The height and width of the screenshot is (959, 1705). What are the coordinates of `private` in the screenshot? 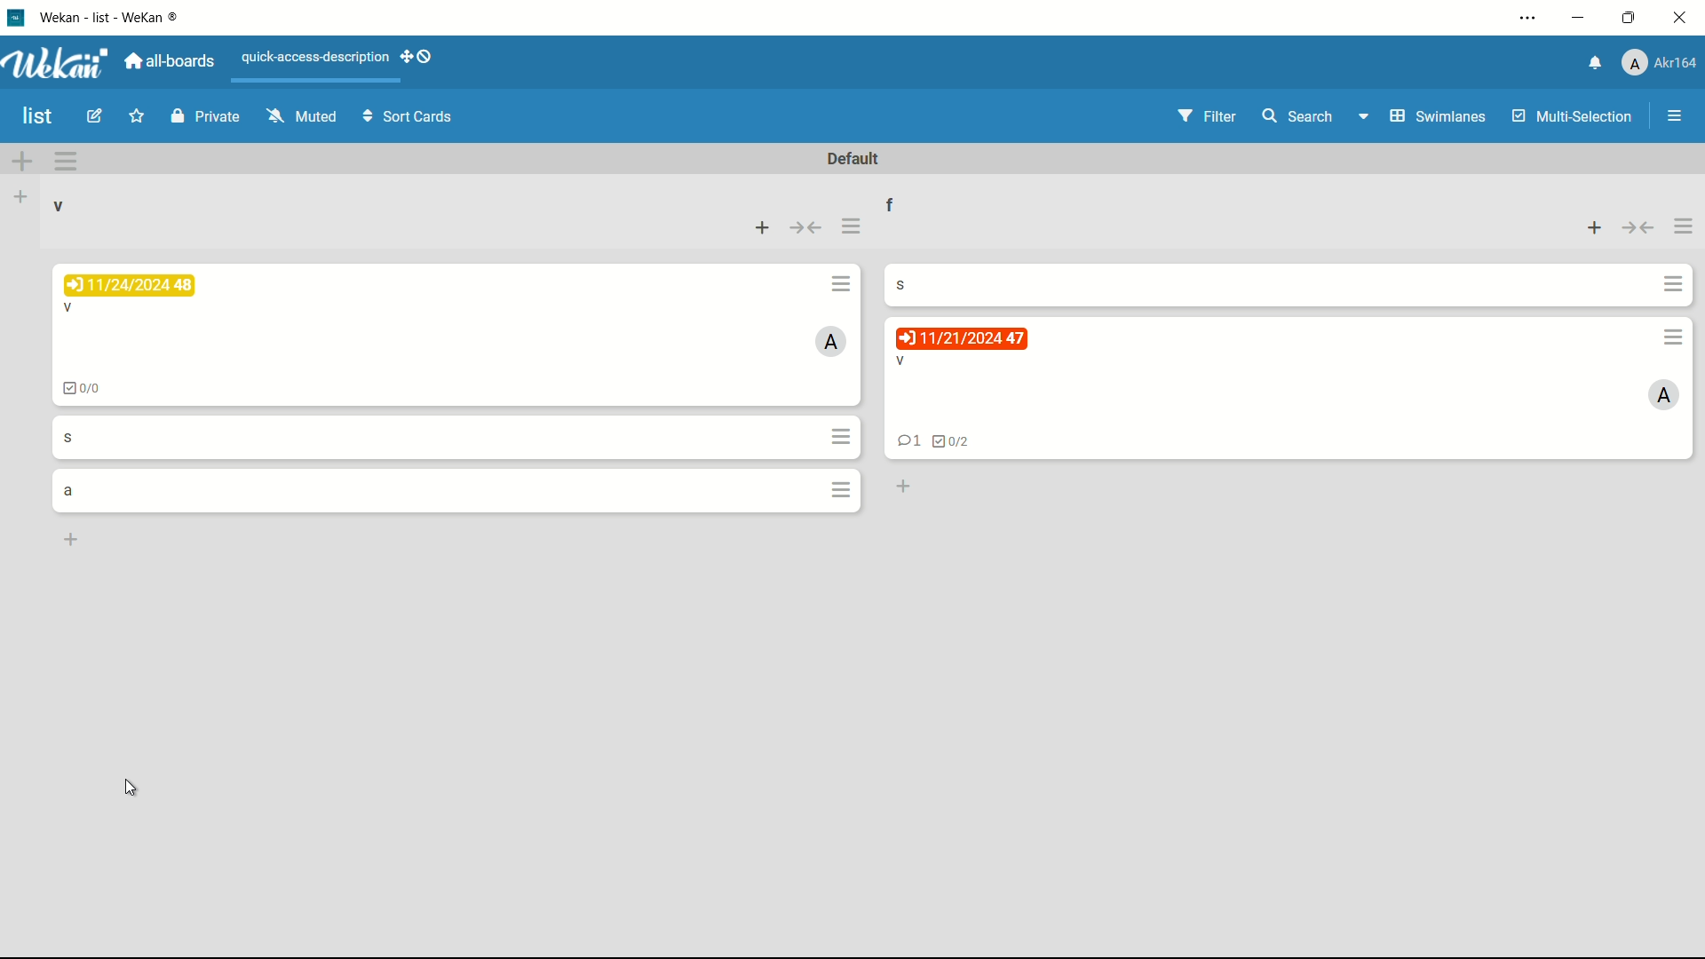 It's located at (205, 118).